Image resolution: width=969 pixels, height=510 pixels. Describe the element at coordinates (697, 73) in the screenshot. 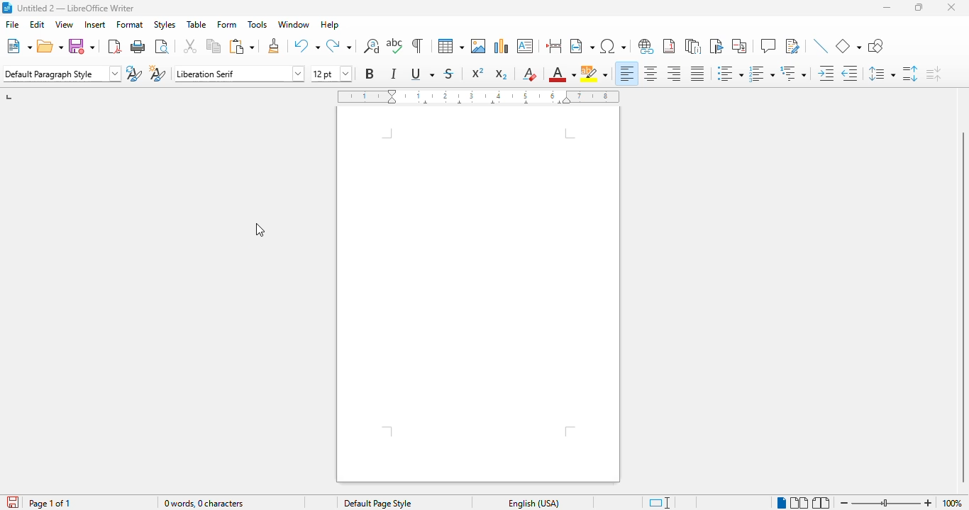

I see `justified` at that location.